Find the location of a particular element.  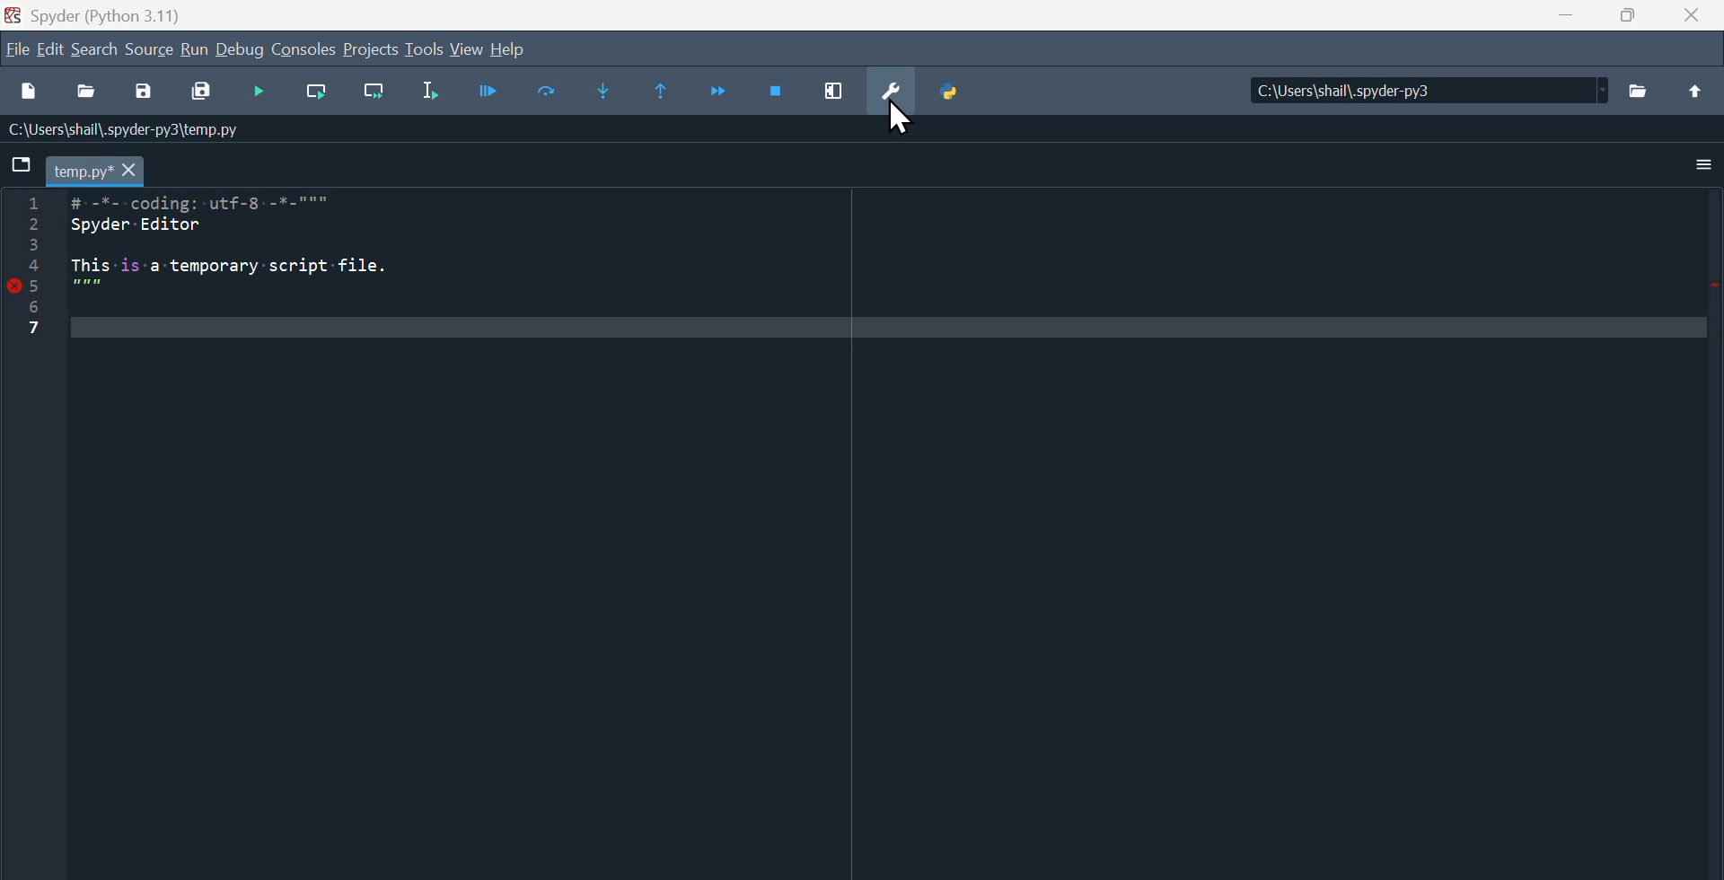

Stop debugging is located at coordinates (778, 93).